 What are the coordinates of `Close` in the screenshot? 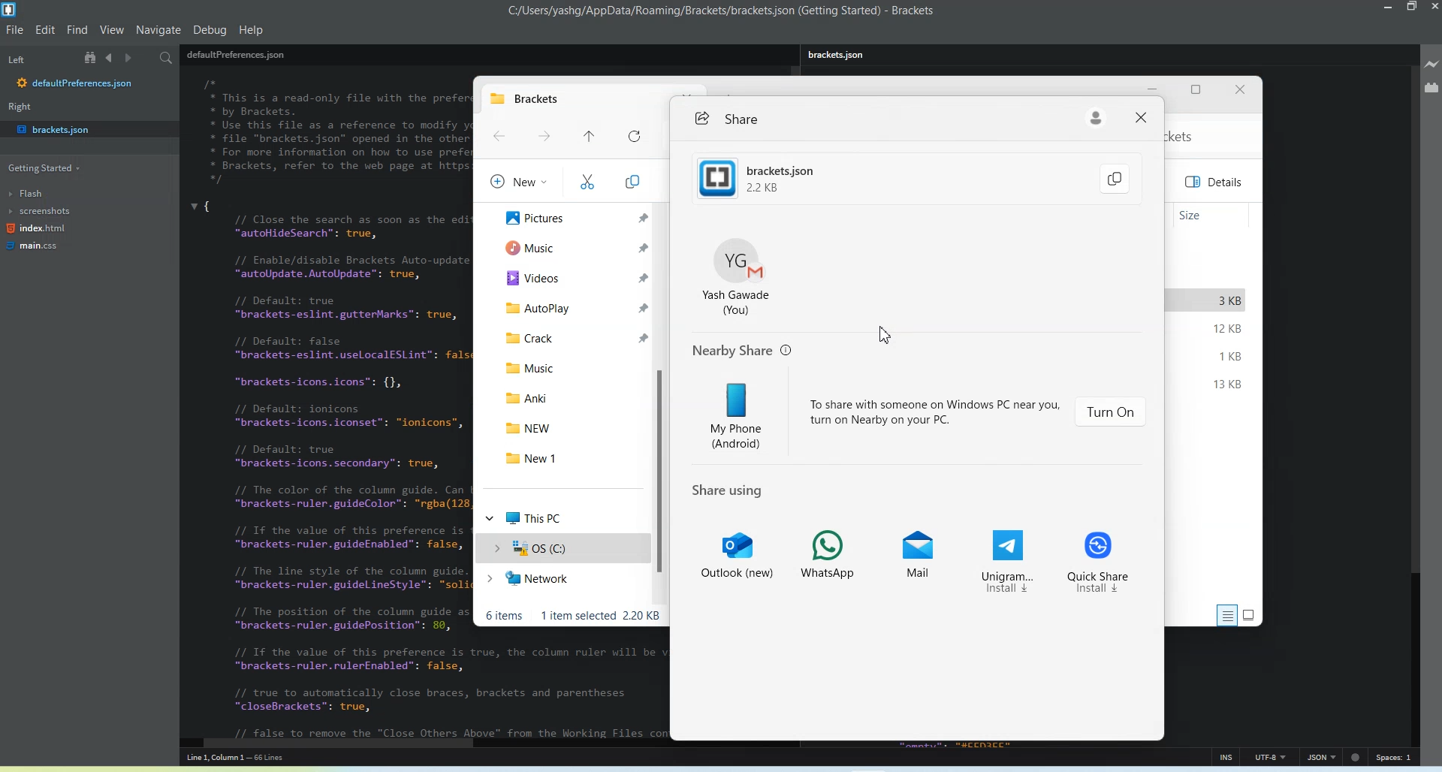 It's located at (1141, 119).